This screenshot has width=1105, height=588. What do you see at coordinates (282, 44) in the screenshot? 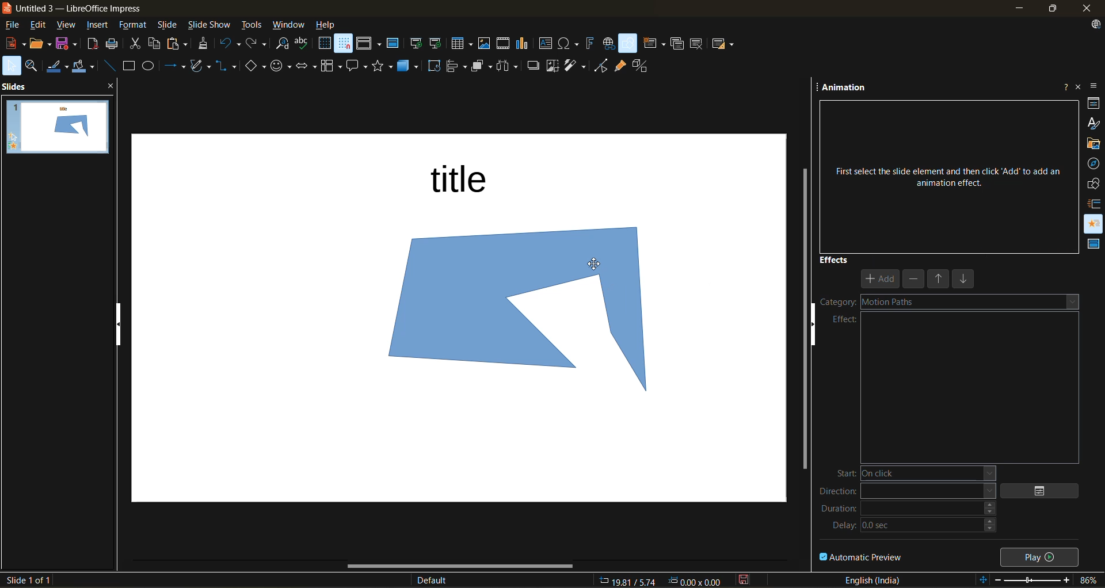
I see `find and replace` at bounding box center [282, 44].